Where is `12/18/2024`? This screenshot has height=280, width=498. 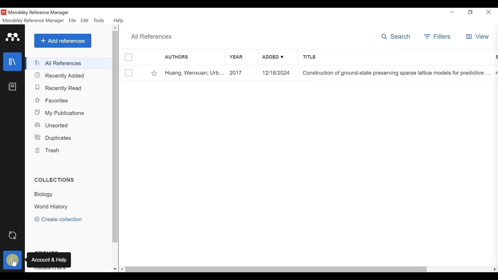
12/18/2024 is located at coordinates (278, 73).